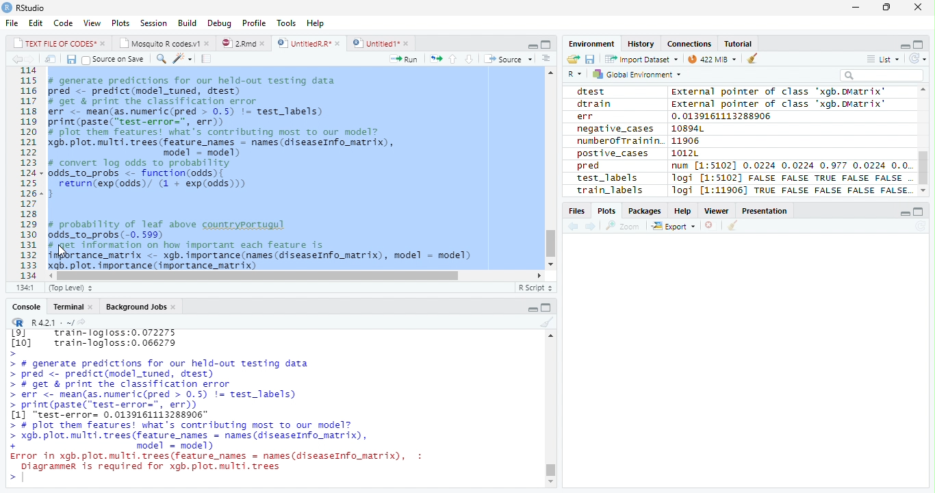 The image size is (935, 493). What do you see at coordinates (791, 177) in the screenshot?
I see `logi [1:5102] FALSE FALSE TRUE FALSE FALSE` at bounding box center [791, 177].